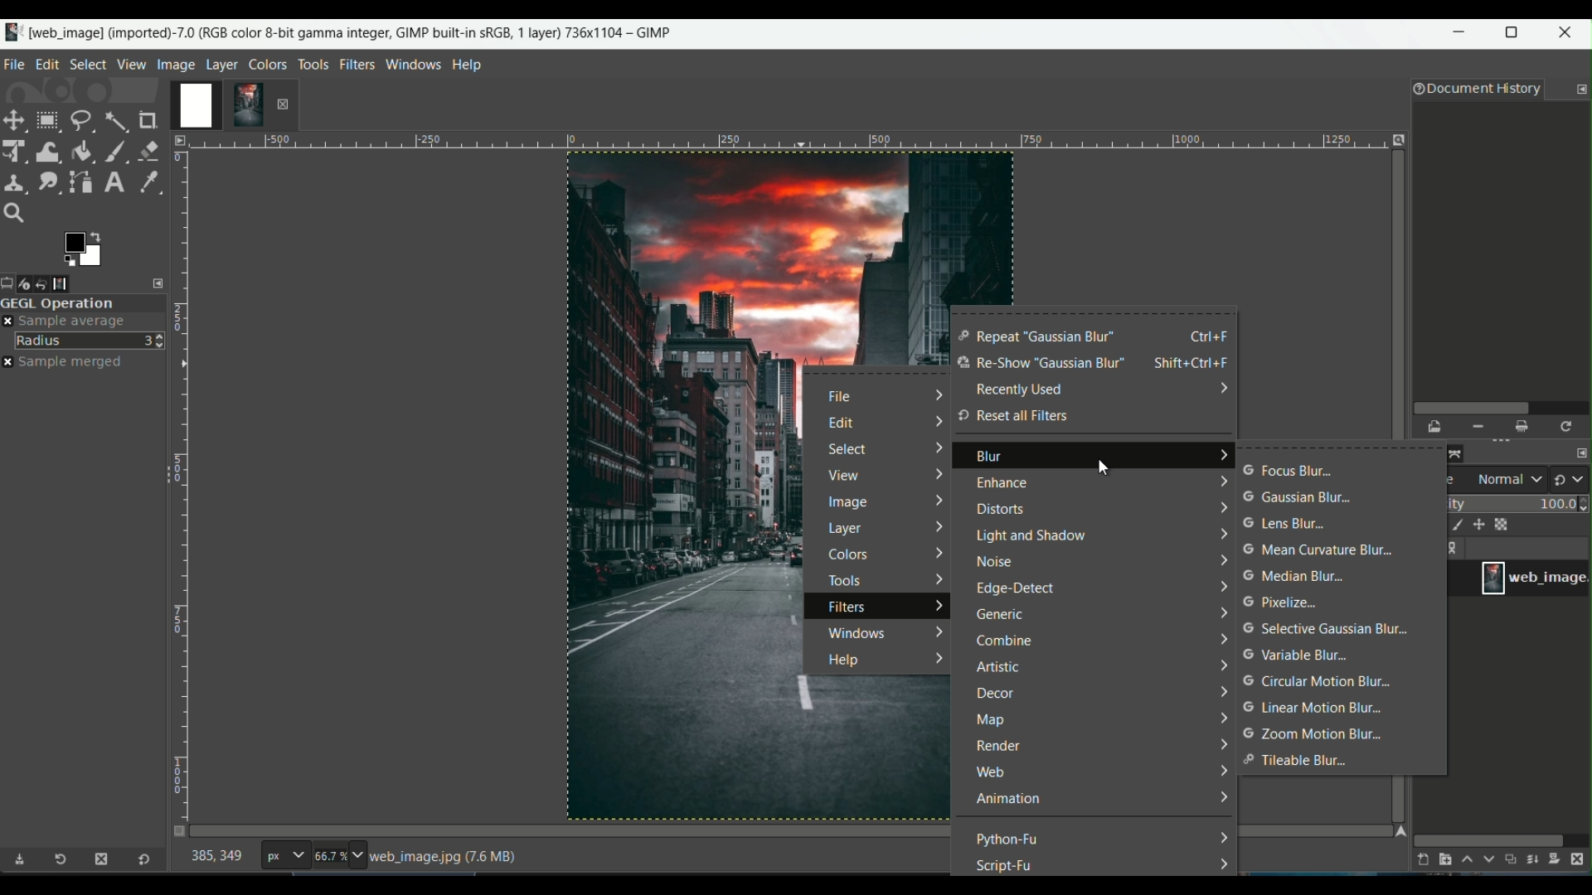 Image resolution: width=1592 pixels, height=895 pixels. Describe the element at coordinates (1018, 591) in the screenshot. I see `edge detect` at that location.